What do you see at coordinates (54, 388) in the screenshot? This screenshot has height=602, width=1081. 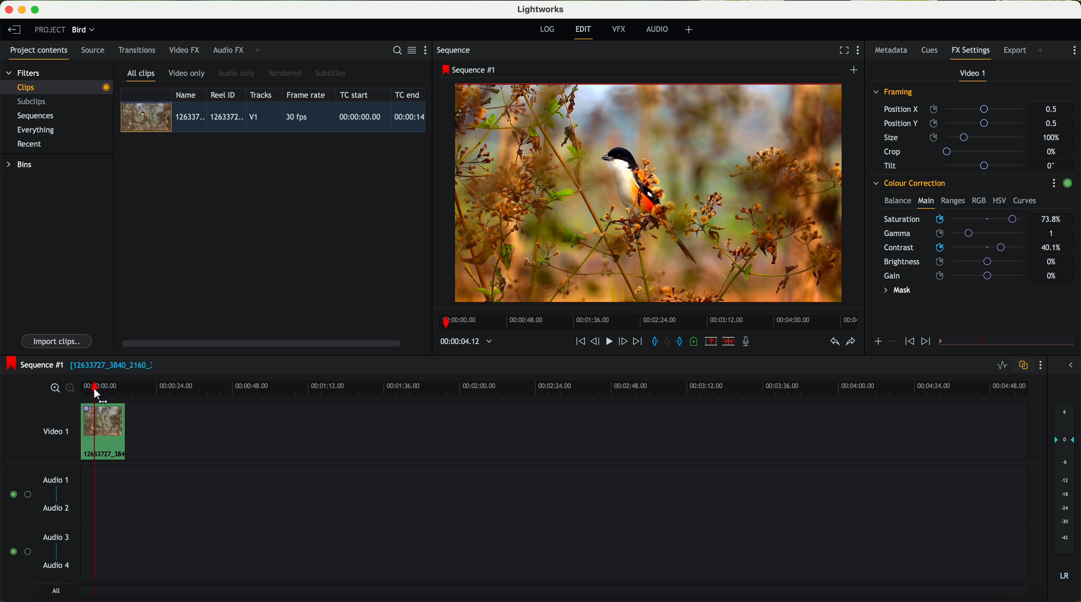 I see `zoom in` at bounding box center [54, 388].